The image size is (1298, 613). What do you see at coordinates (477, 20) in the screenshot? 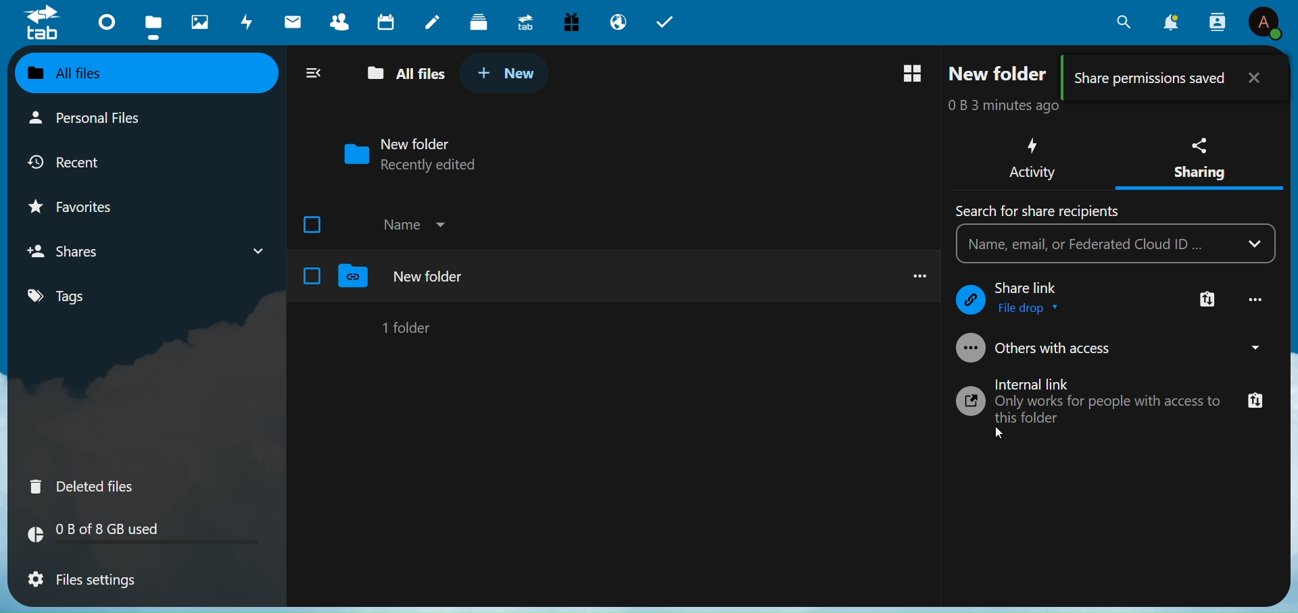
I see `Deck` at bounding box center [477, 20].